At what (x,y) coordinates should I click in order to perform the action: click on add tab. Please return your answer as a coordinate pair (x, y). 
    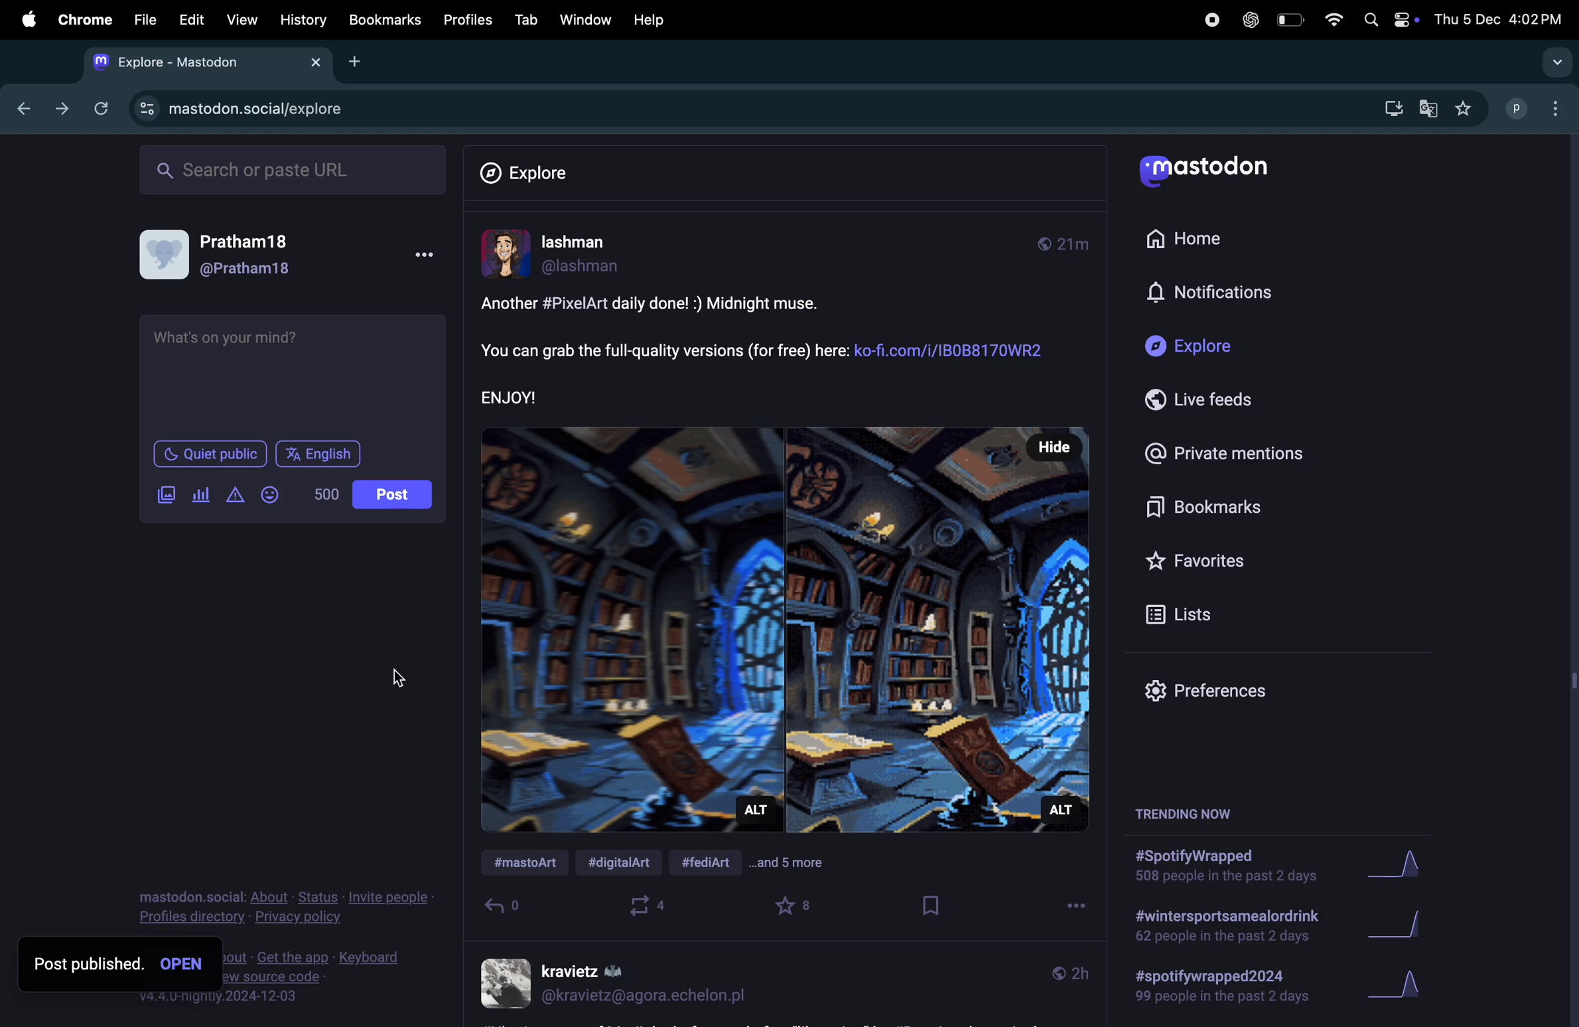
    Looking at the image, I should click on (358, 63).